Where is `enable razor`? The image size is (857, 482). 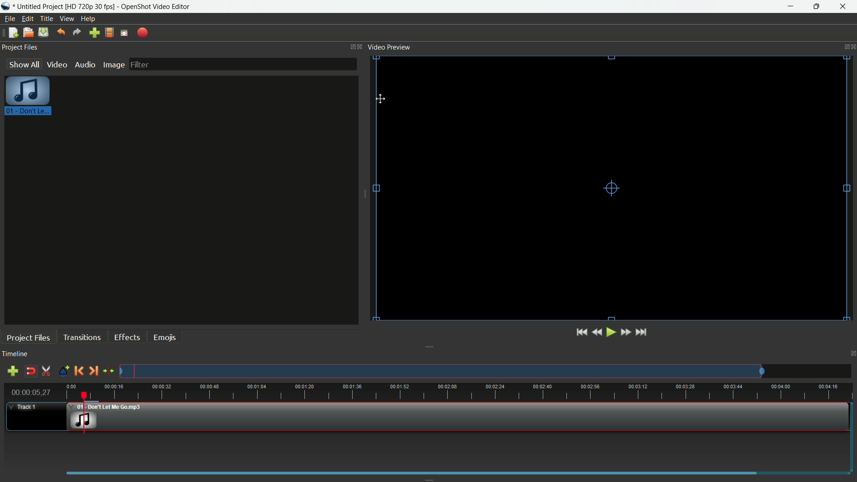 enable razor is located at coordinates (47, 371).